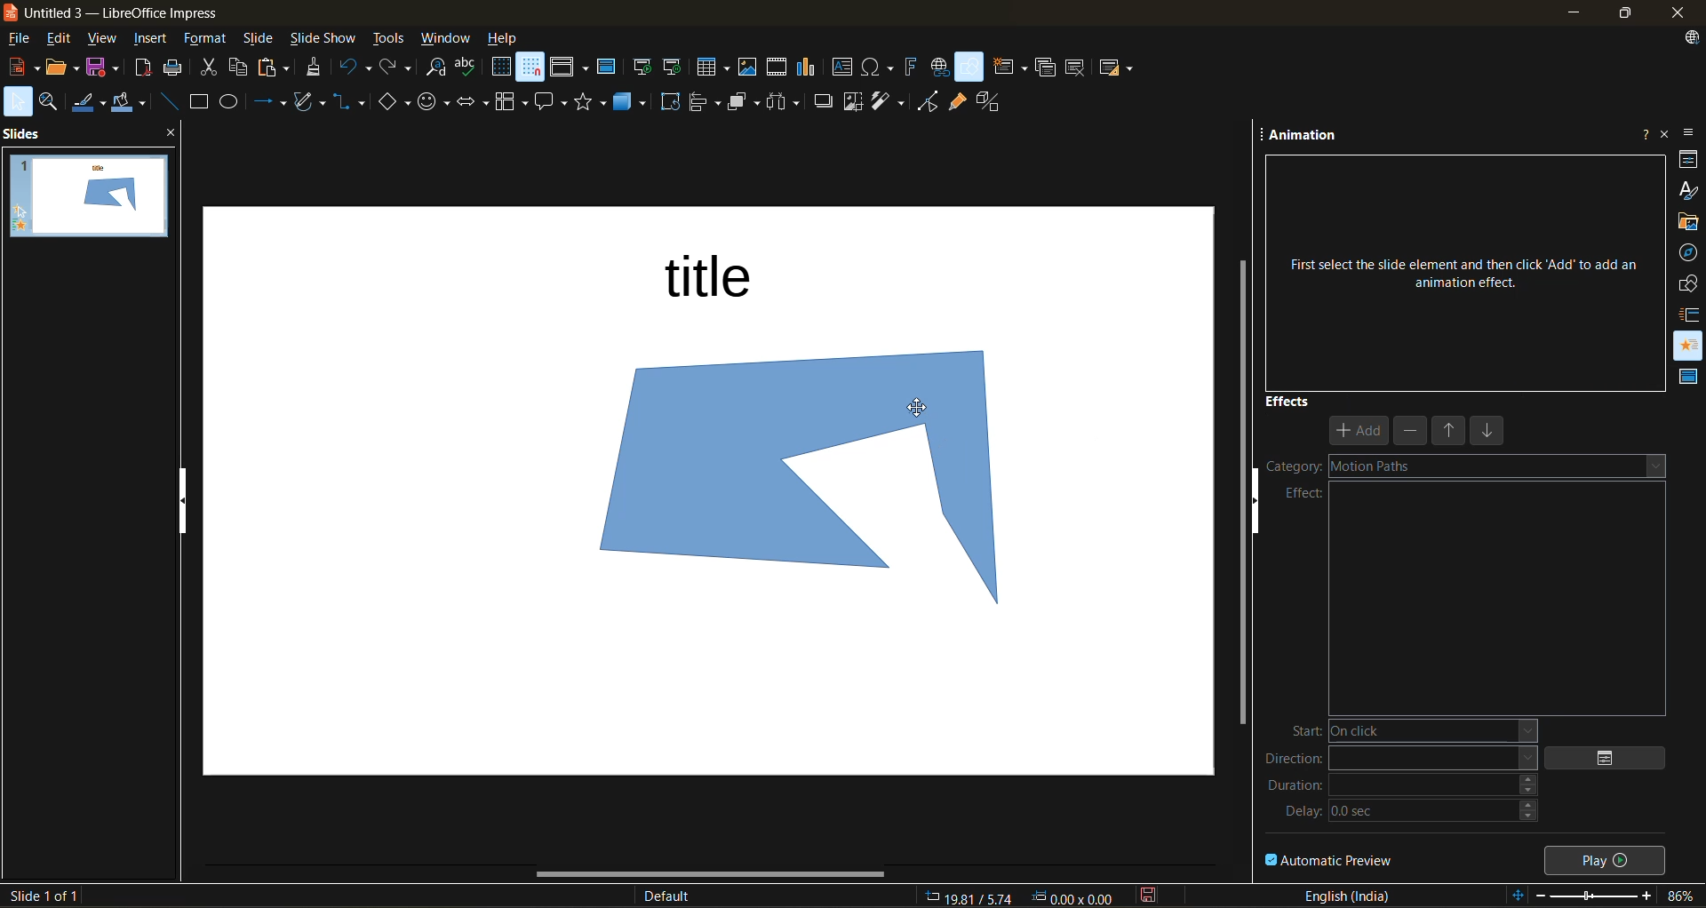 Image resolution: width=1706 pixels, height=908 pixels. Describe the element at coordinates (1303, 137) in the screenshot. I see `animation` at that location.